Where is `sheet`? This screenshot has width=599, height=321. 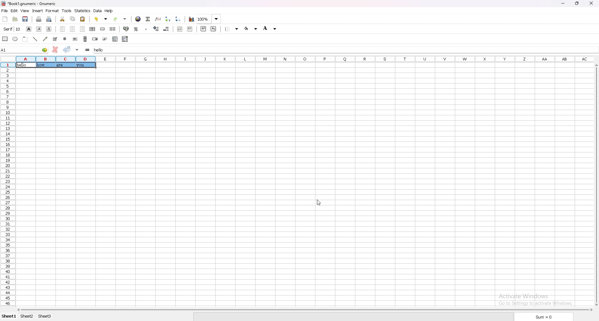
sheet is located at coordinates (46, 316).